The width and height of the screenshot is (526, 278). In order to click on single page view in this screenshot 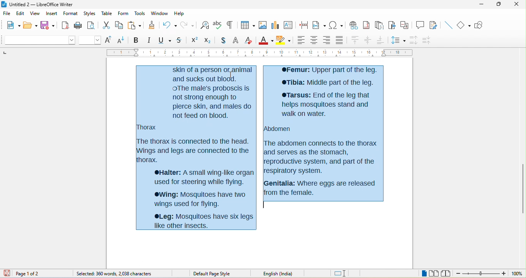, I will do `click(424, 273)`.